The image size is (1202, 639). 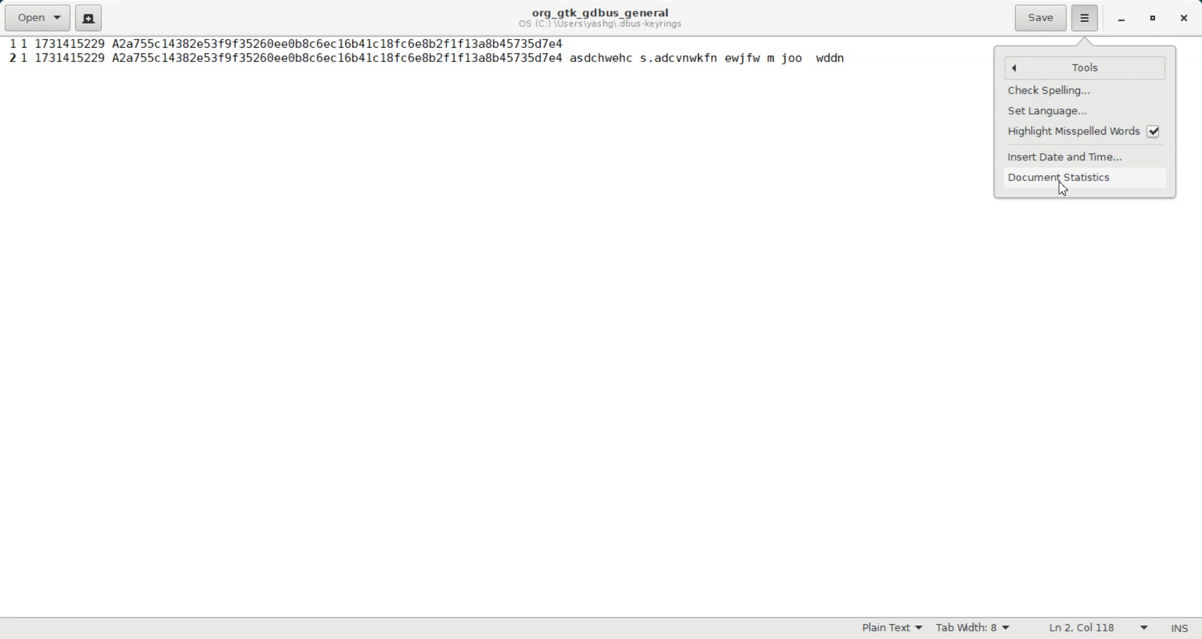 What do you see at coordinates (1040, 18) in the screenshot?
I see `Save` at bounding box center [1040, 18].